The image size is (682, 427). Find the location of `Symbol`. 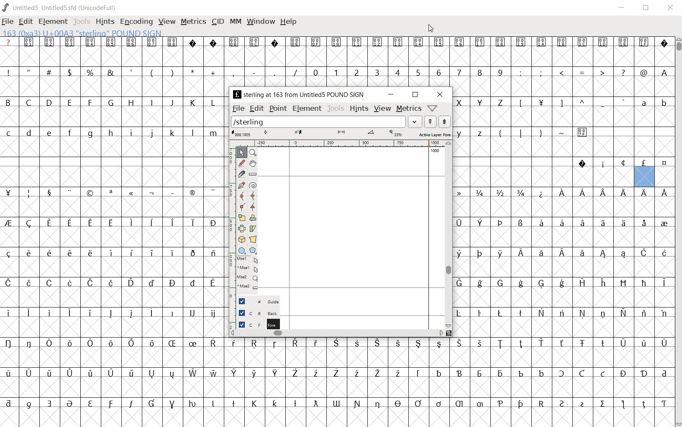

Symbol is located at coordinates (90, 343).